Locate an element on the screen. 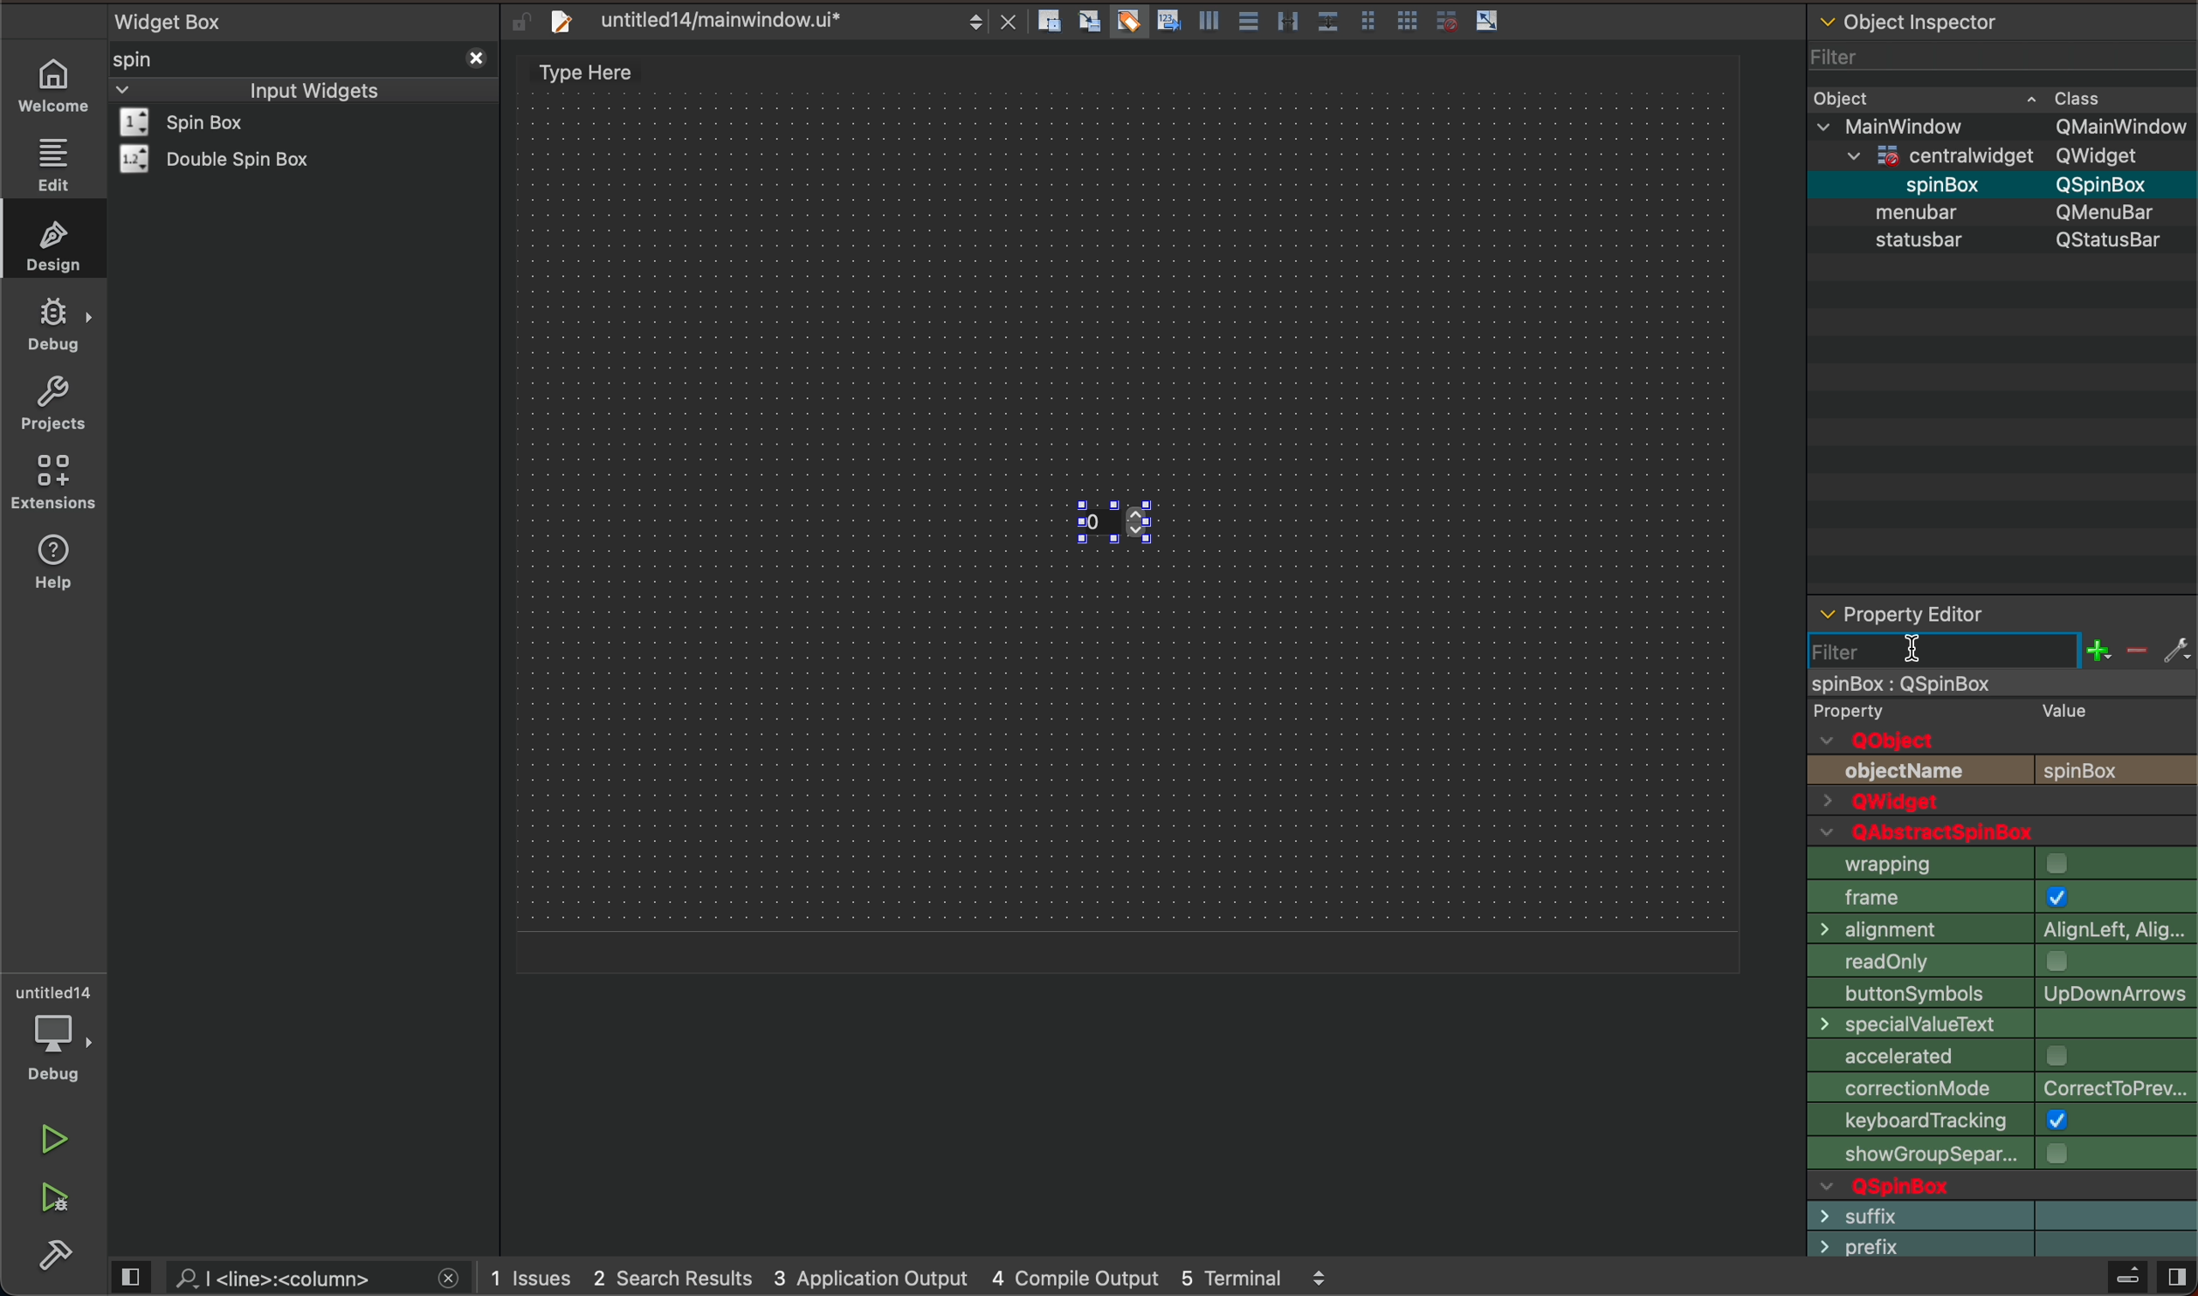  edit is located at coordinates (52, 164).